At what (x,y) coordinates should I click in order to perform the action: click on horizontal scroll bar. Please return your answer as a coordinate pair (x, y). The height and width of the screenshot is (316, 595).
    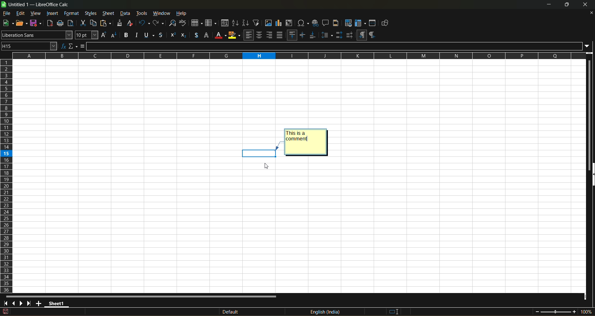
    Looking at the image, I should click on (142, 296).